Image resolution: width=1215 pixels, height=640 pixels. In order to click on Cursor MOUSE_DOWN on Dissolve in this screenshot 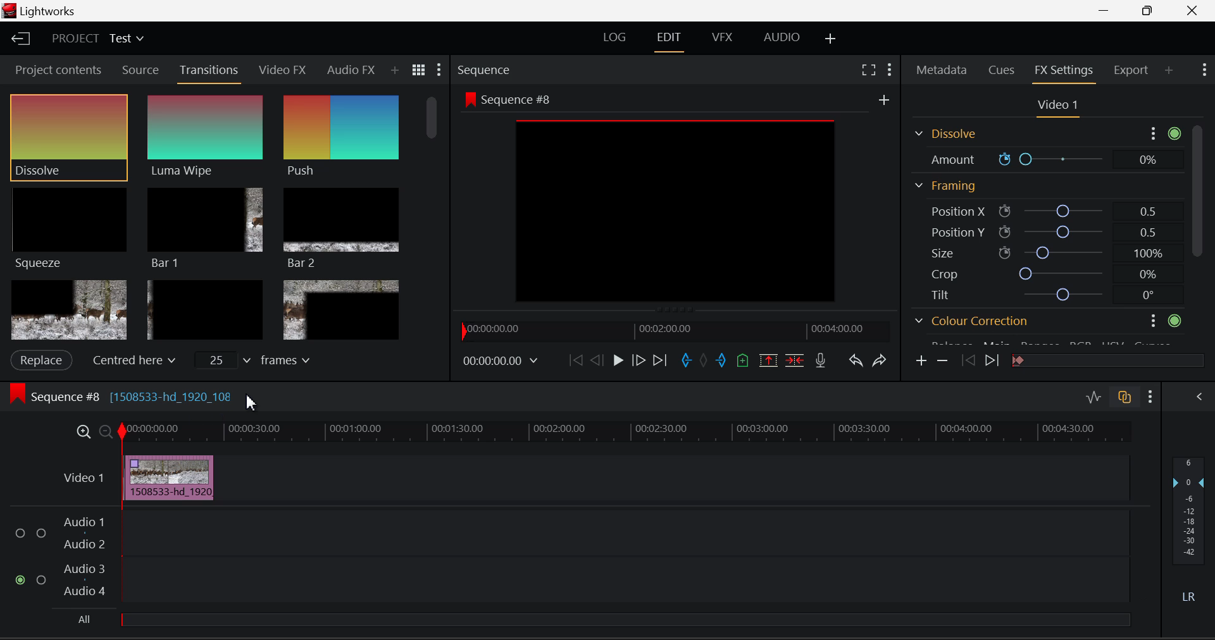, I will do `click(69, 138)`.